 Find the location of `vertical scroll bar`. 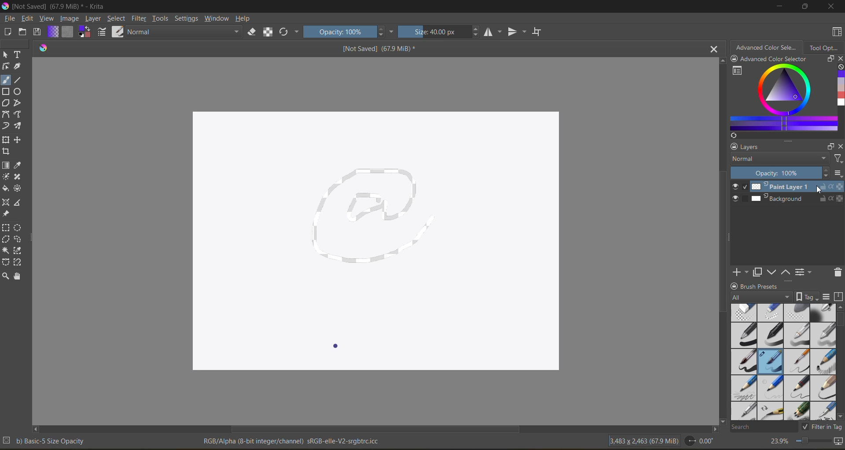

vertical scroll bar is located at coordinates (840, 321).